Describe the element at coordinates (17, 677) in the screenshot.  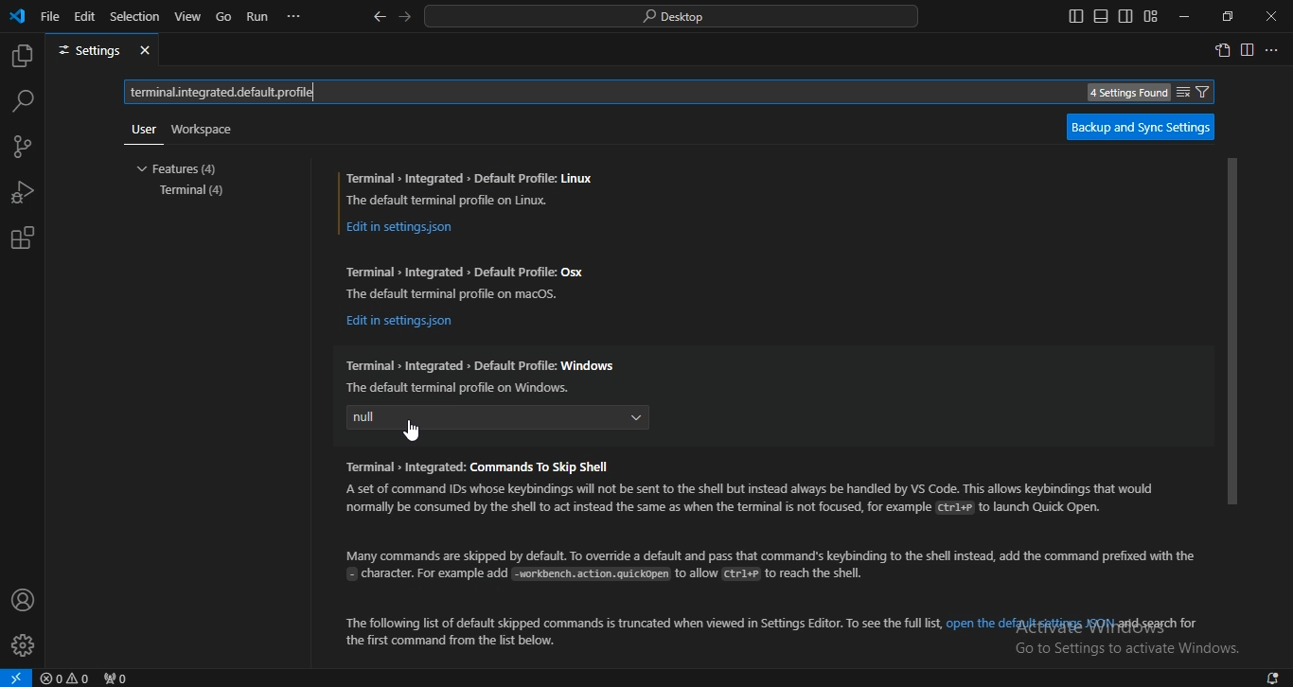
I see `open a remote window` at that location.